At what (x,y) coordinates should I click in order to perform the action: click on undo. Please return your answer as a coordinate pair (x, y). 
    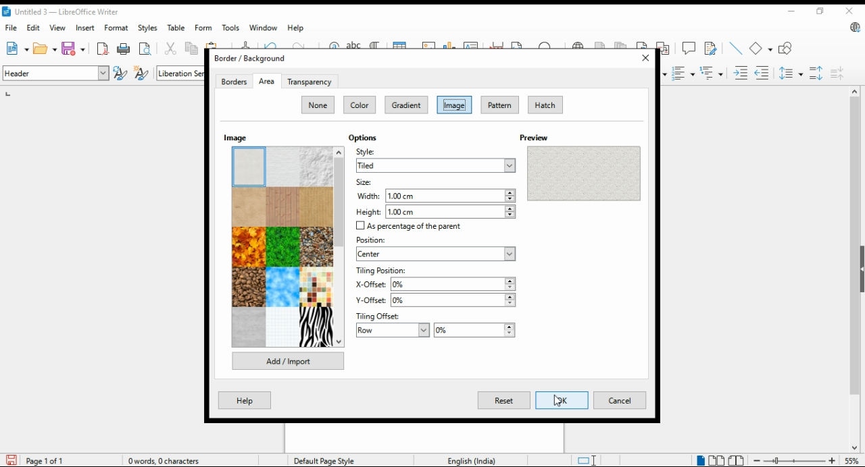
    Looking at the image, I should click on (274, 45).